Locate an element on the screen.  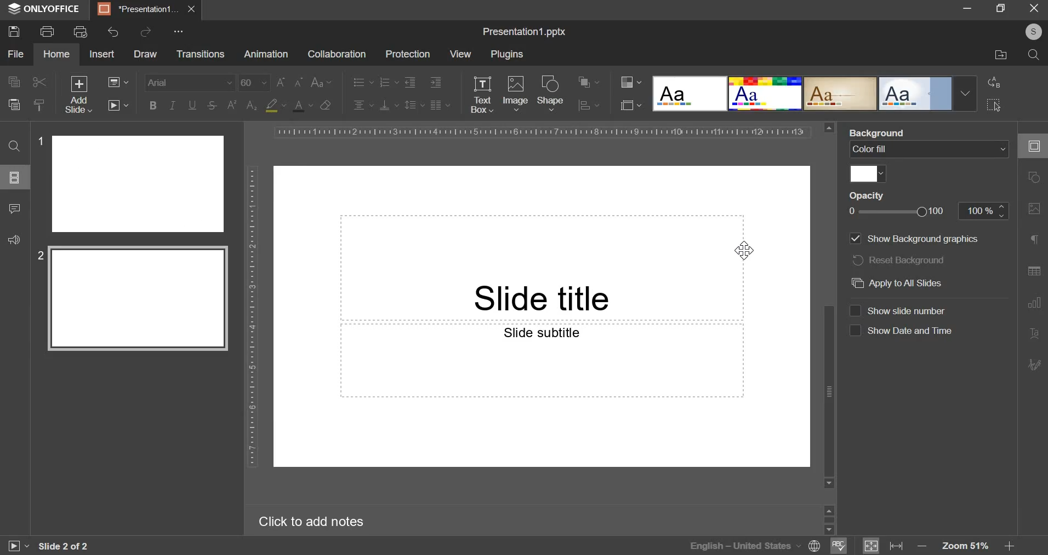
tab 1 is located at coordinates (139, 9).